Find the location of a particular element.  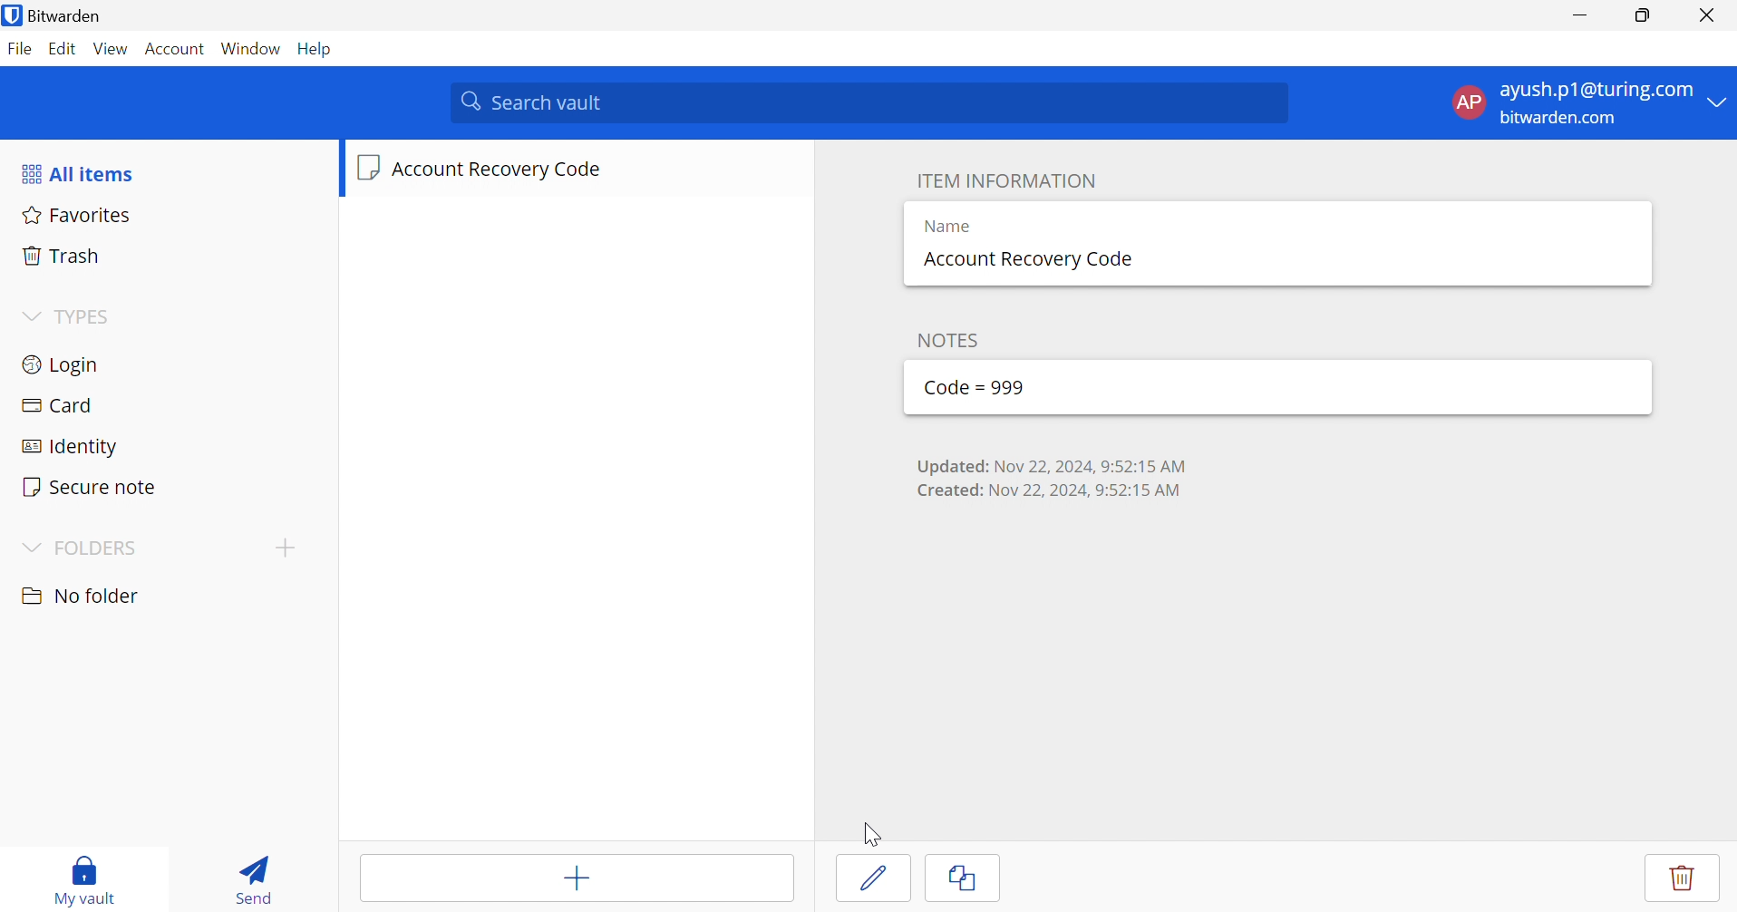

Favourites is located at coordinates (79, 217).